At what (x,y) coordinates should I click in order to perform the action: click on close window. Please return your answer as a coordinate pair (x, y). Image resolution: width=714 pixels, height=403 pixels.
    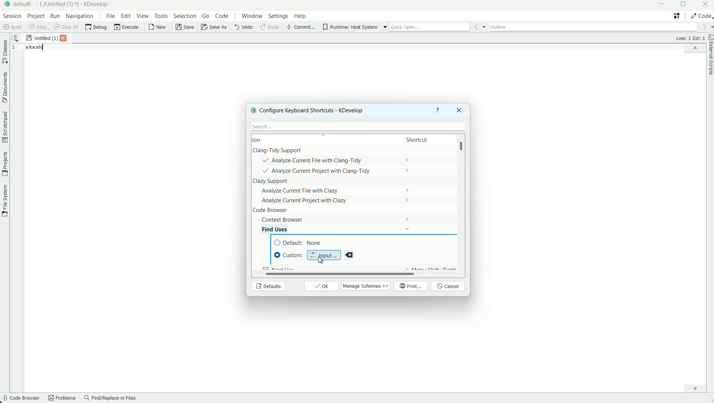
    Looking at the image, I should click on (458, 110).